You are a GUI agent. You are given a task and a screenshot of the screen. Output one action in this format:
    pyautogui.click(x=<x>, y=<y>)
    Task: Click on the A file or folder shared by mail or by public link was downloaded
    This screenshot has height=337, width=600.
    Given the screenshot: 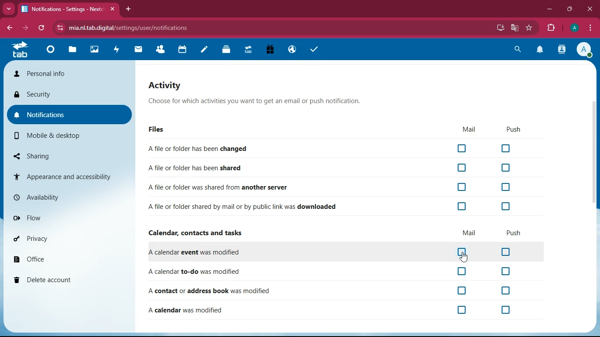 What is the action you would take?
    pyautogui.click(x=329, y=207)
    